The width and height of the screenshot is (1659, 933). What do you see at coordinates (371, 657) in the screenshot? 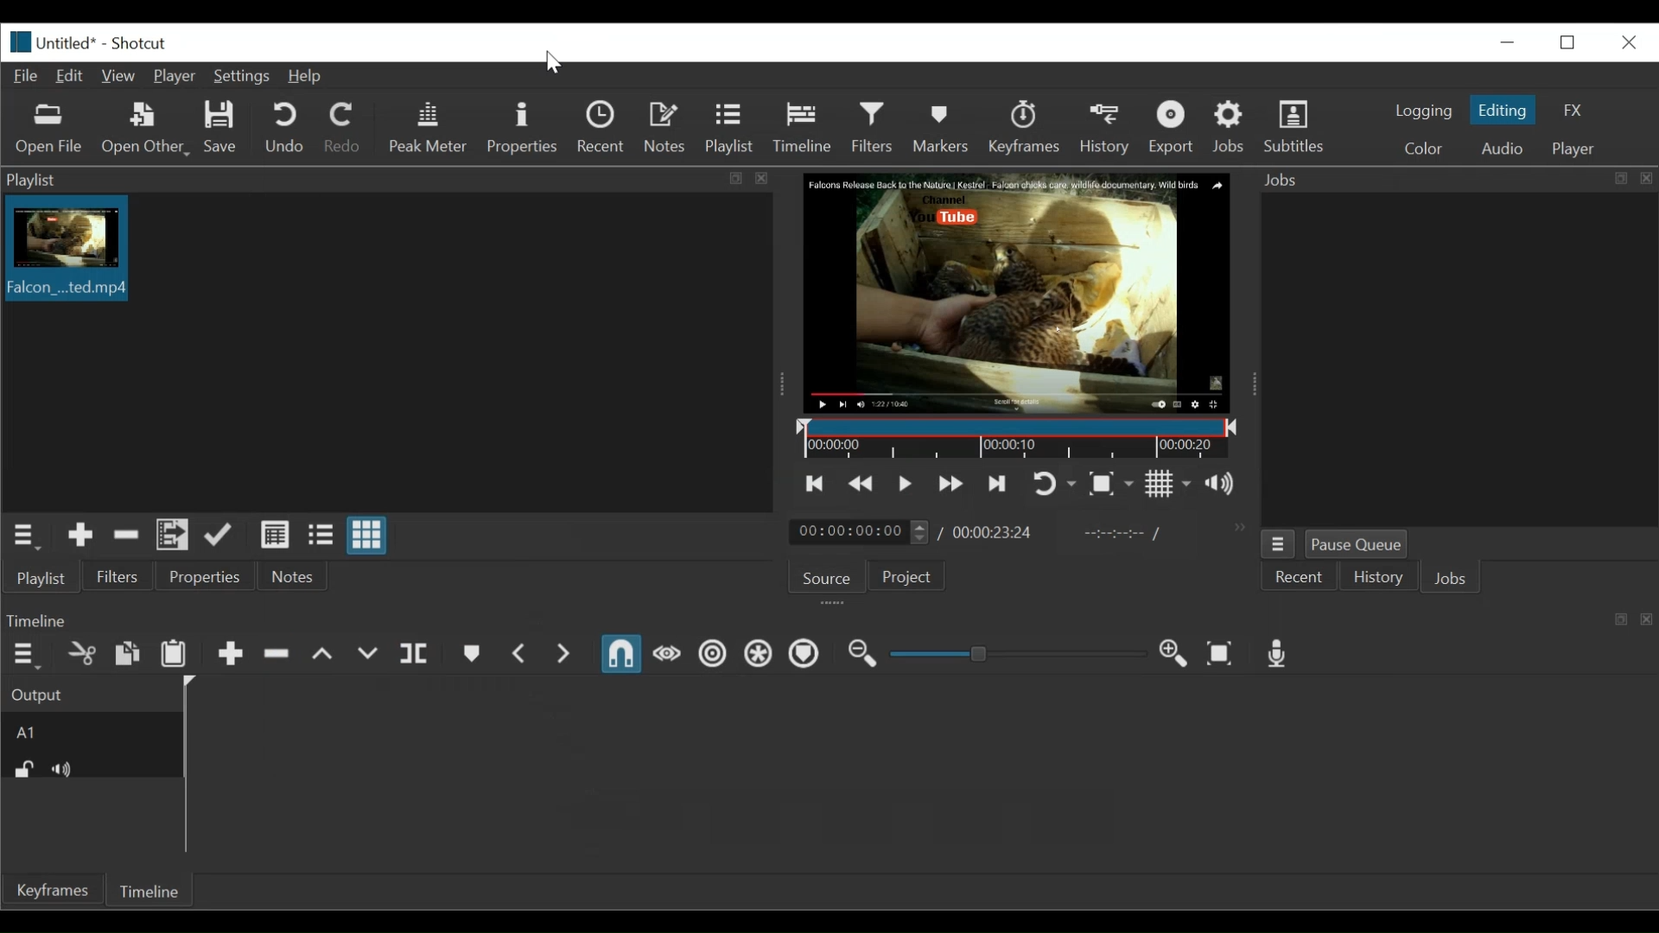
I see `Overwrite` at bounding box center [371, 657].